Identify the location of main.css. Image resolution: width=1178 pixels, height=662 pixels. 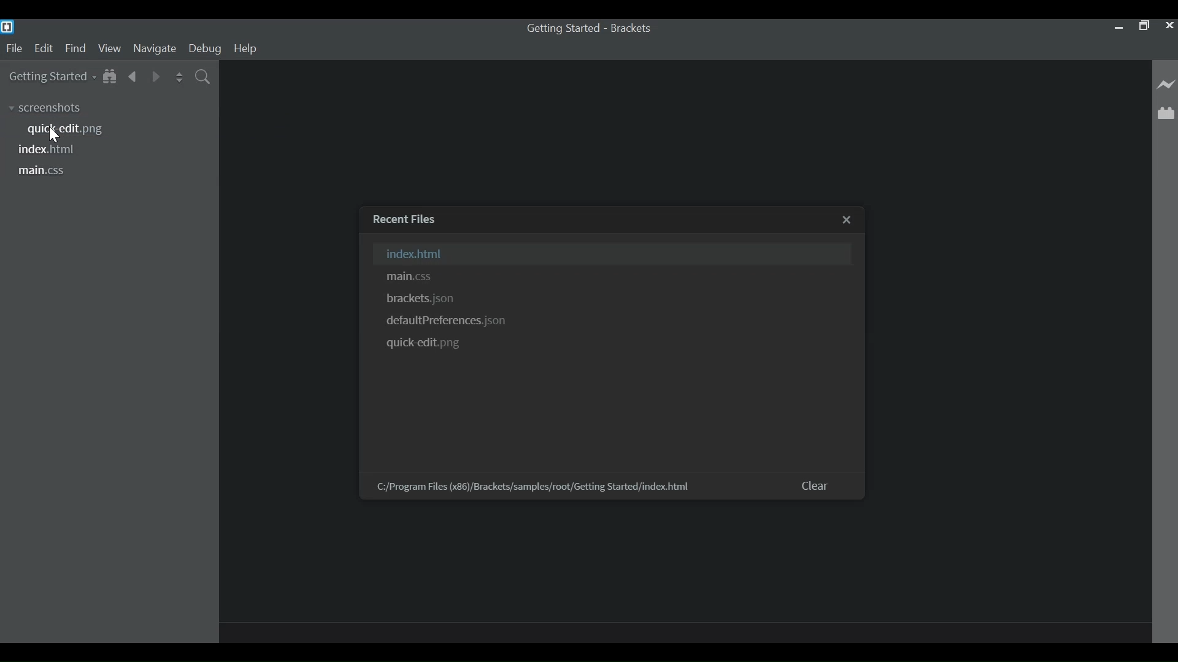
(410, 276).